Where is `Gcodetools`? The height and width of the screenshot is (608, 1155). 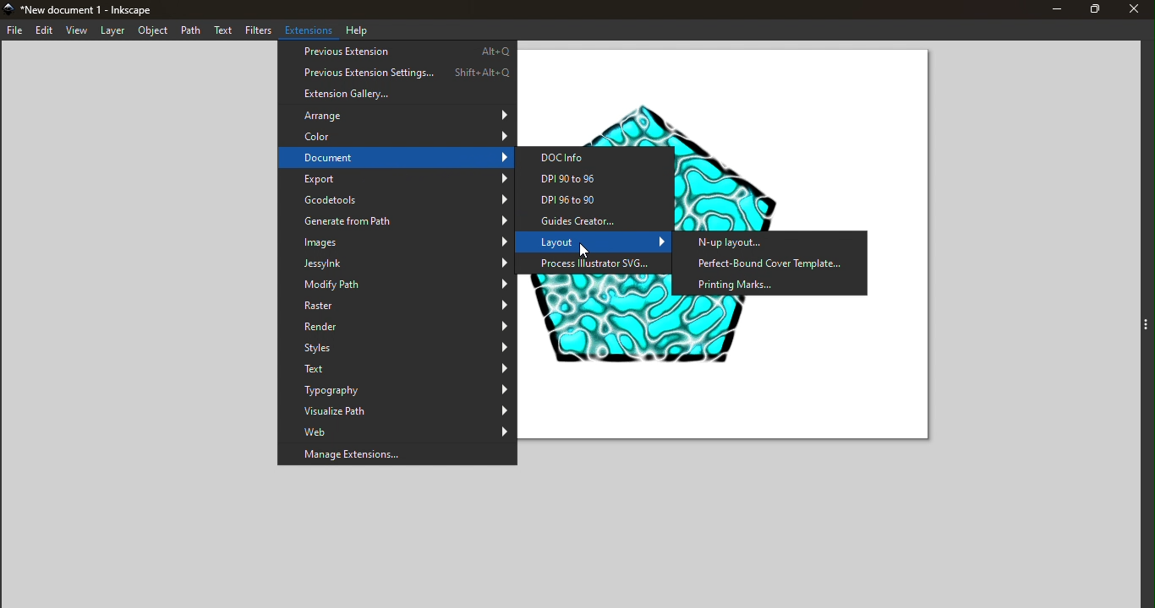 Gcodetools is located at coordinates (394, 201).